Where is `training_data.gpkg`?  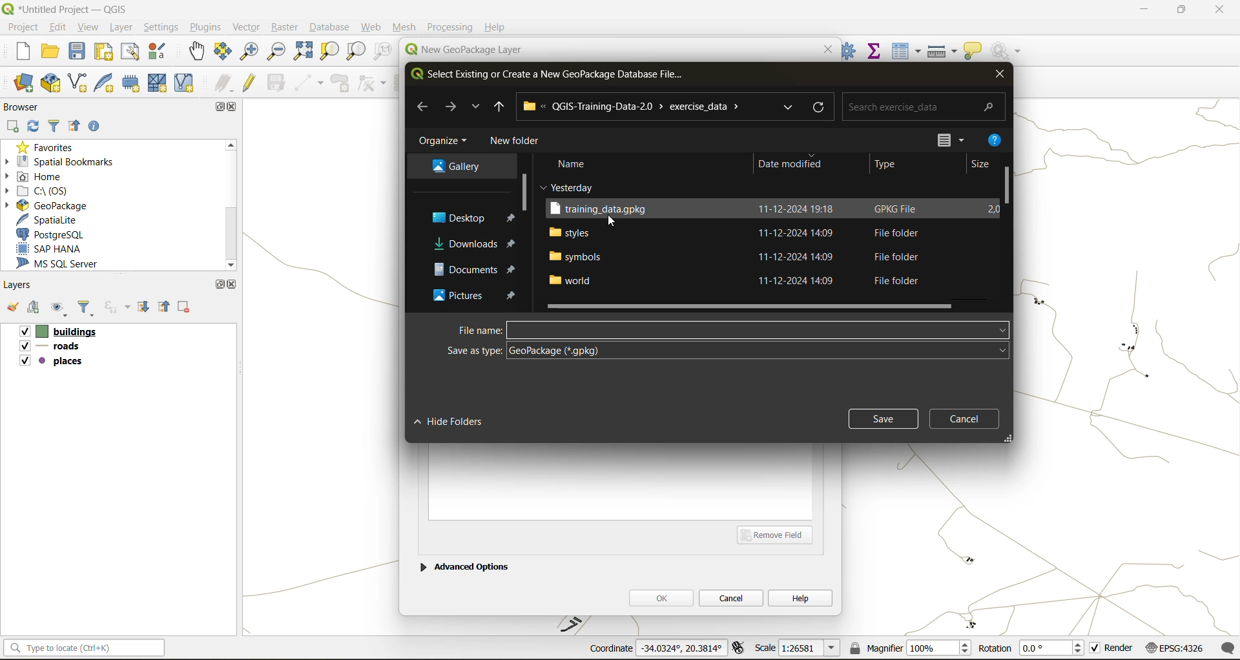
training_data.gpkg is located at coordinates (604, 209).